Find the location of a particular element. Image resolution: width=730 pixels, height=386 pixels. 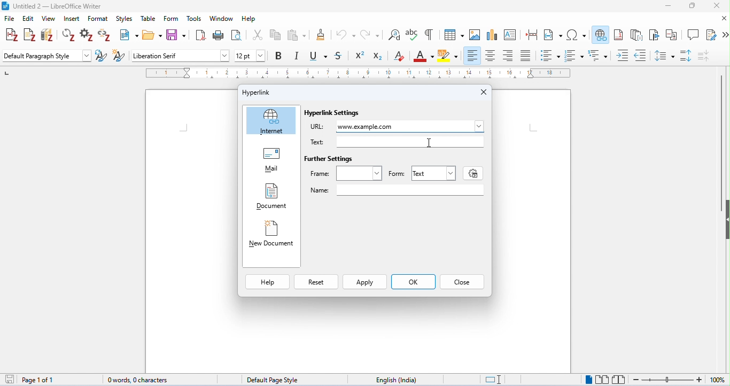

Internet is located at coordinates (272, 120).